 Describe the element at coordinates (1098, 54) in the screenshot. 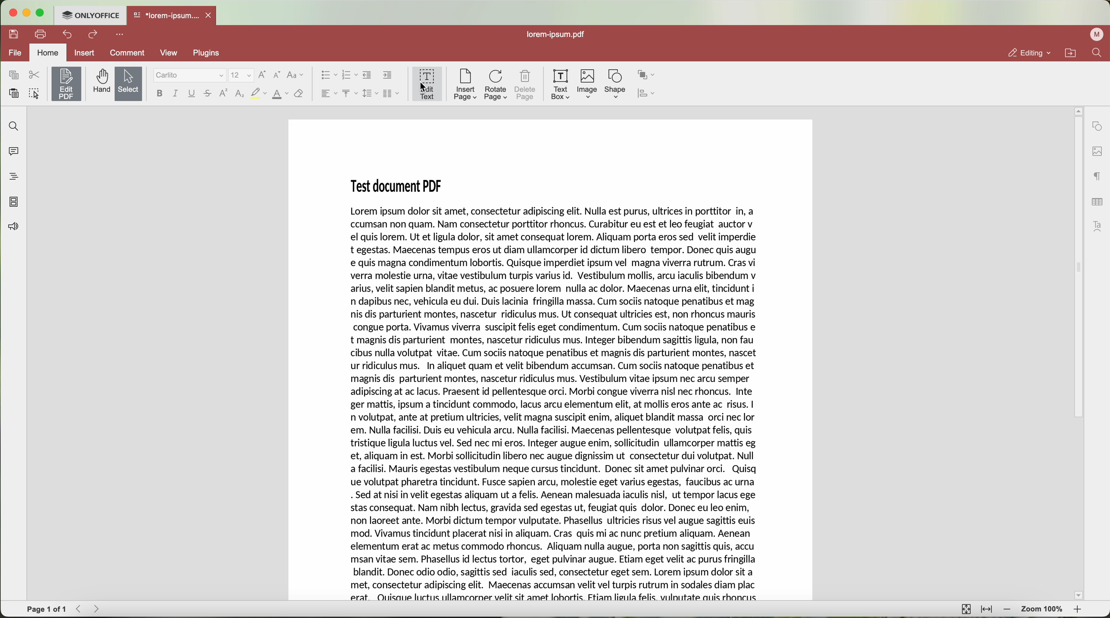

I see `find` at that location.